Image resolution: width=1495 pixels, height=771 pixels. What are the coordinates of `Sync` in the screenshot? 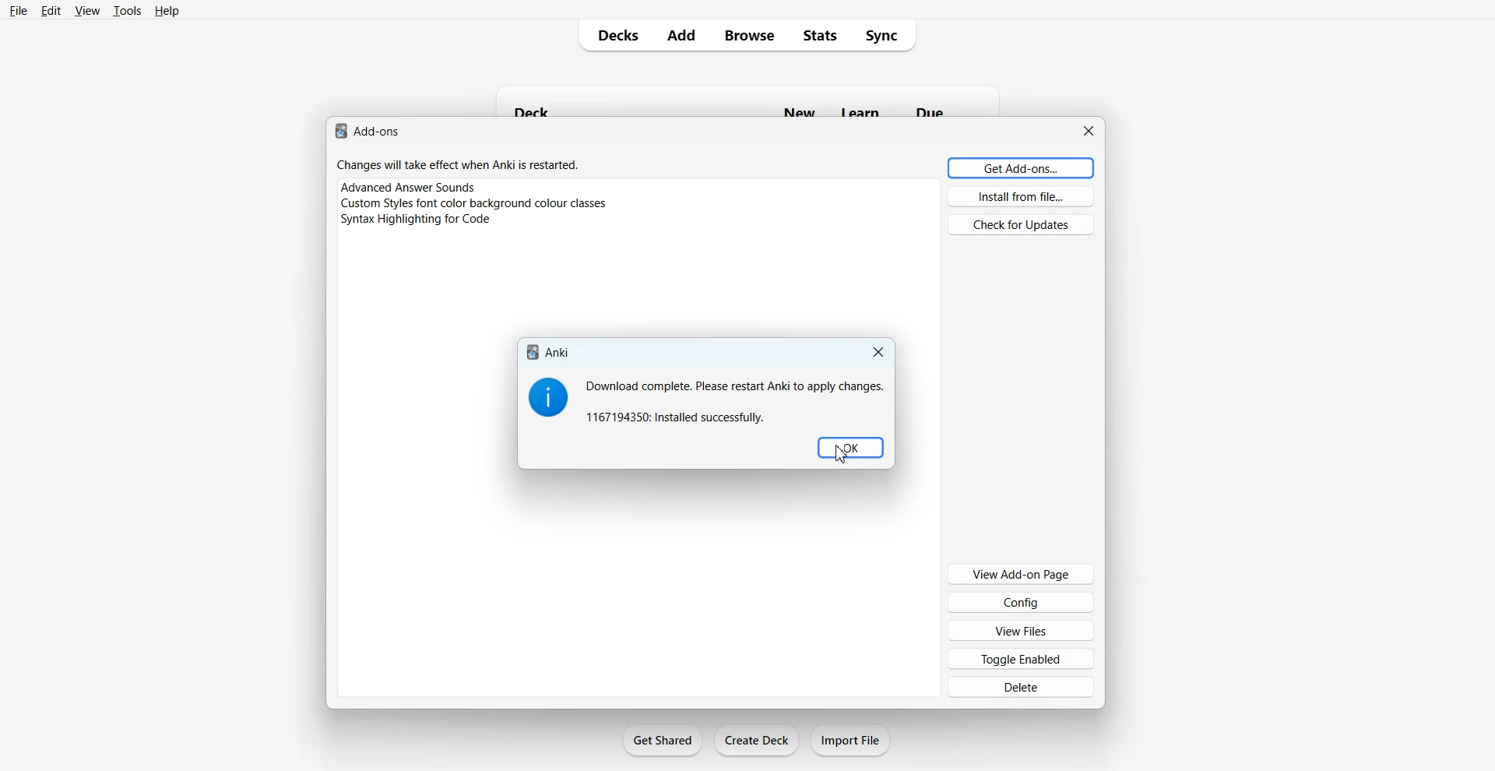 It's located at (888, 36).